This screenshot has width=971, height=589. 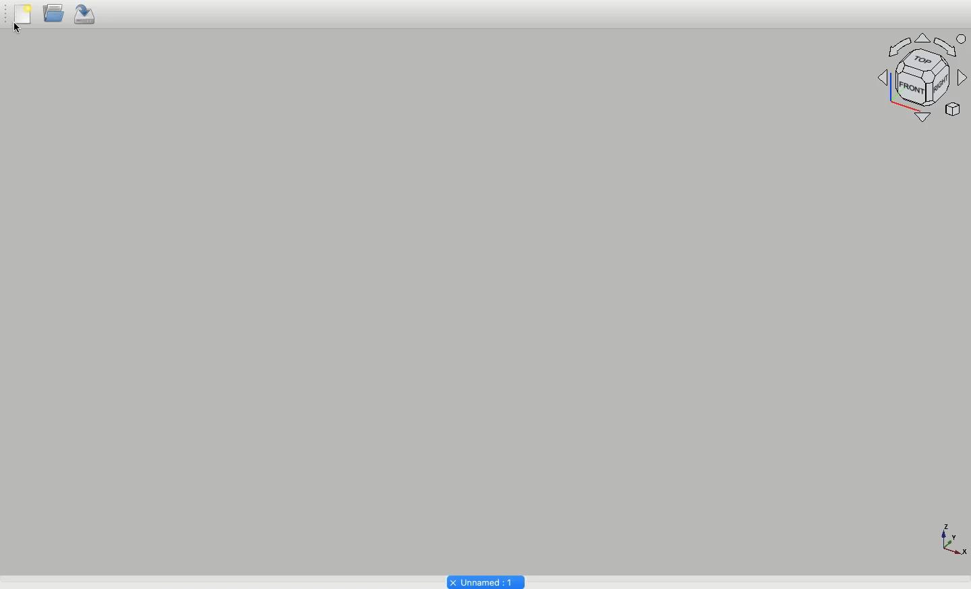 I want to click on Save, so click(x=86, y=15).